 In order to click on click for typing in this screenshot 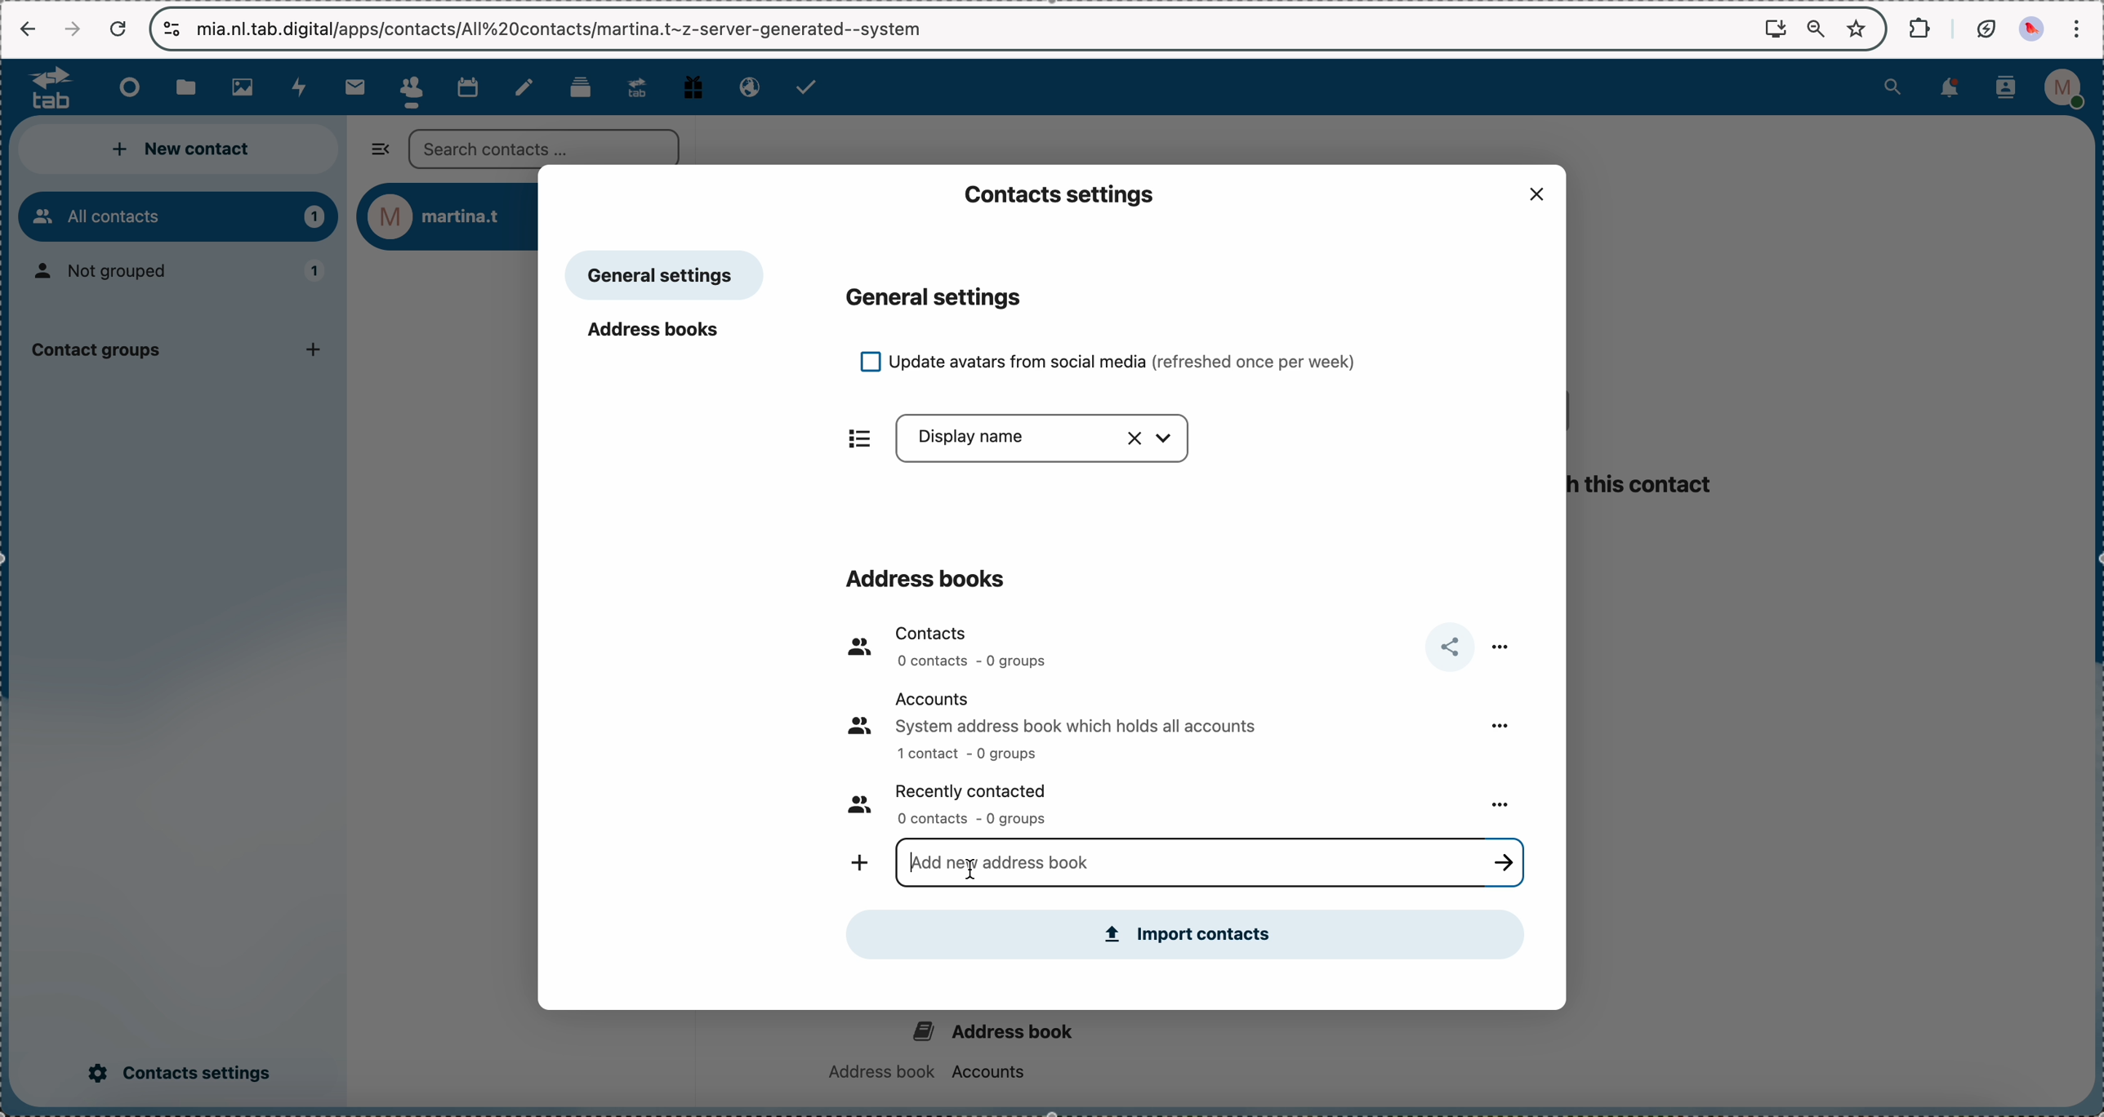, I will do `click(1205, 863)`.